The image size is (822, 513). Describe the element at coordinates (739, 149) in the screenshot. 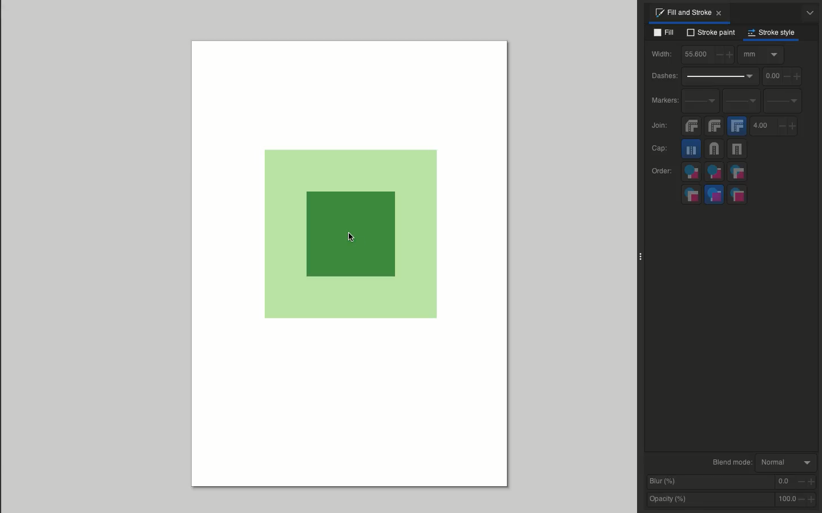

I see `Square cap` at that location.